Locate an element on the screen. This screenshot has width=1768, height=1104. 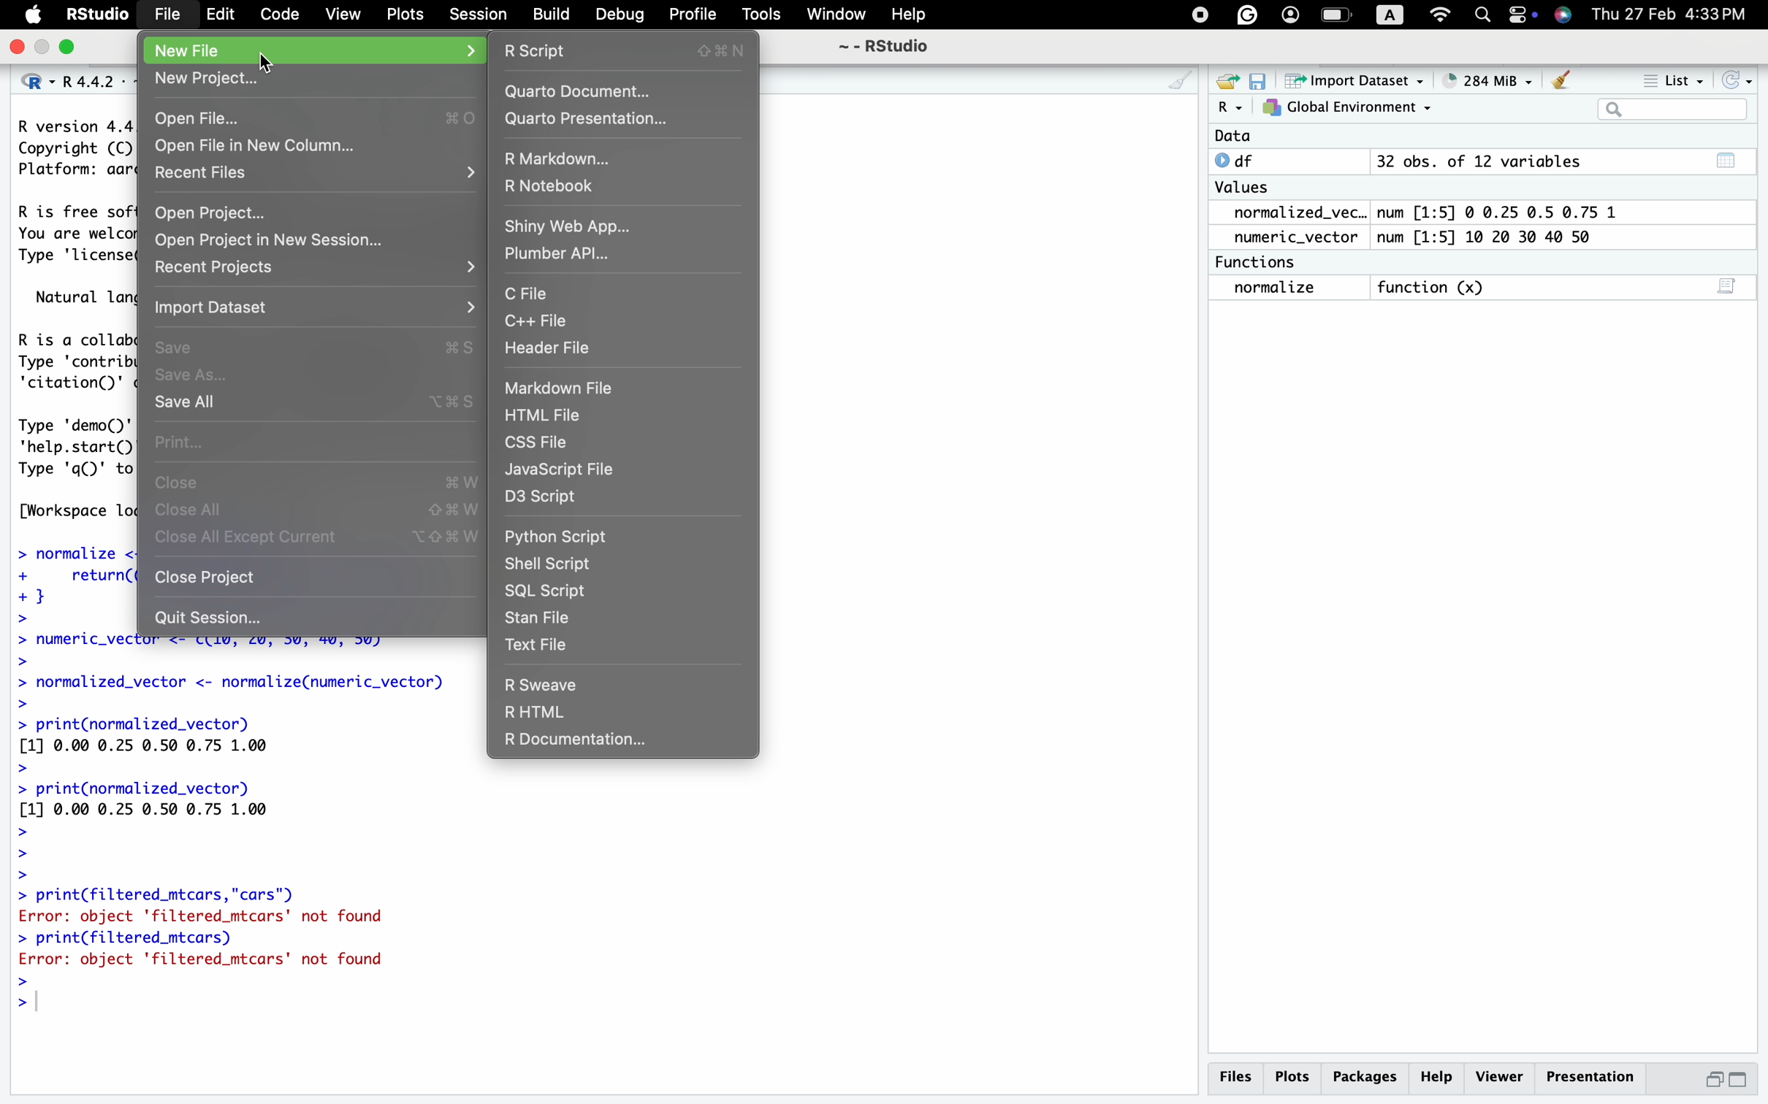
SAVE is located at coordinates (1258, 81).